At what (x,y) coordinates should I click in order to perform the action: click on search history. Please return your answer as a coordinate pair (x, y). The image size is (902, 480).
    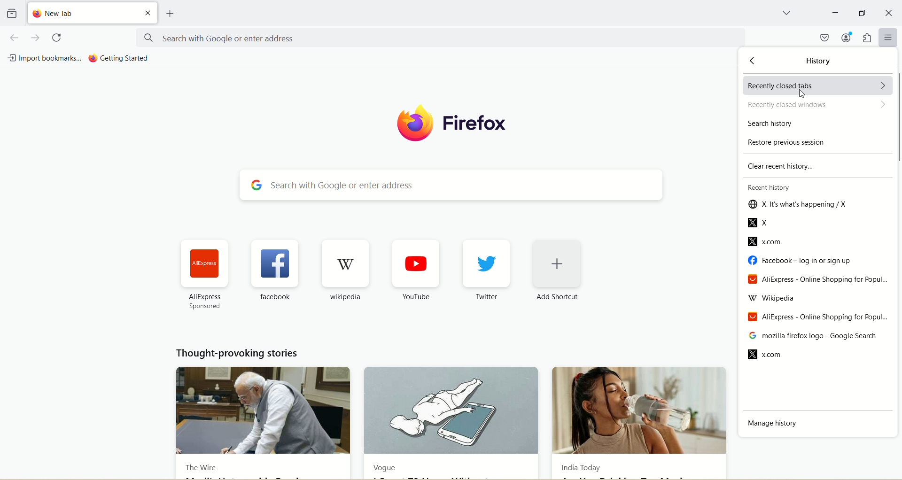
    Looking at the image, I should click on (820, 123).